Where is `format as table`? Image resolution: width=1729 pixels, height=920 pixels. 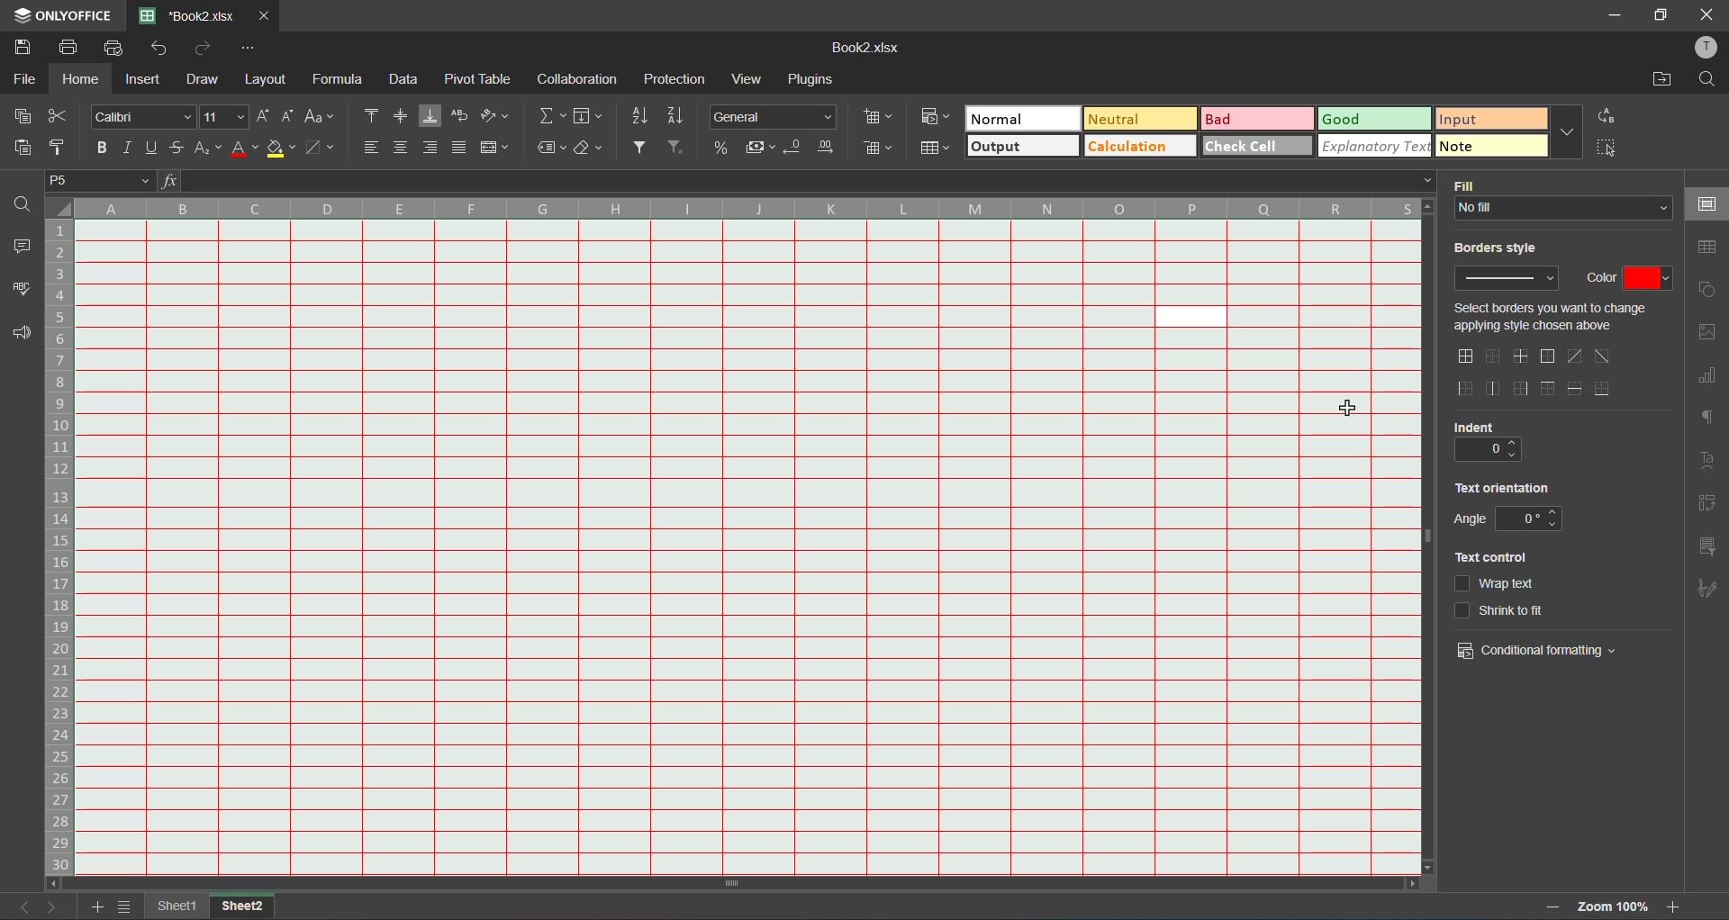 format as table is located at coordinates (934, 149).